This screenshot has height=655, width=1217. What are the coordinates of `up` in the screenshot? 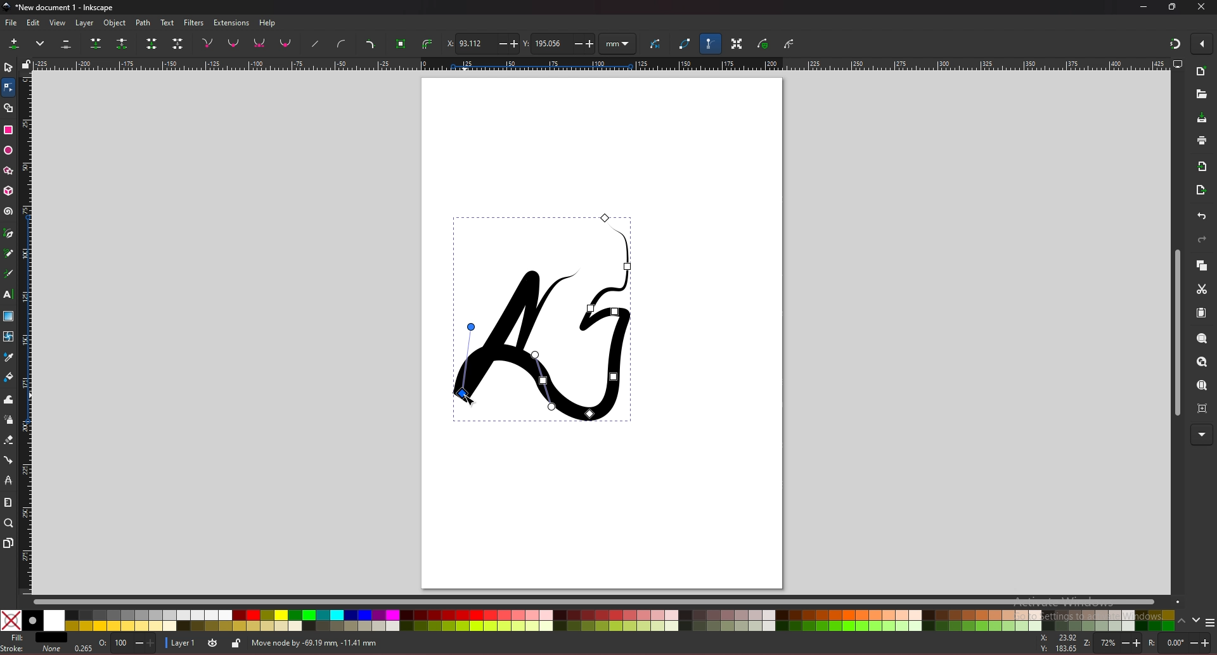 It's located at (1183, 620).